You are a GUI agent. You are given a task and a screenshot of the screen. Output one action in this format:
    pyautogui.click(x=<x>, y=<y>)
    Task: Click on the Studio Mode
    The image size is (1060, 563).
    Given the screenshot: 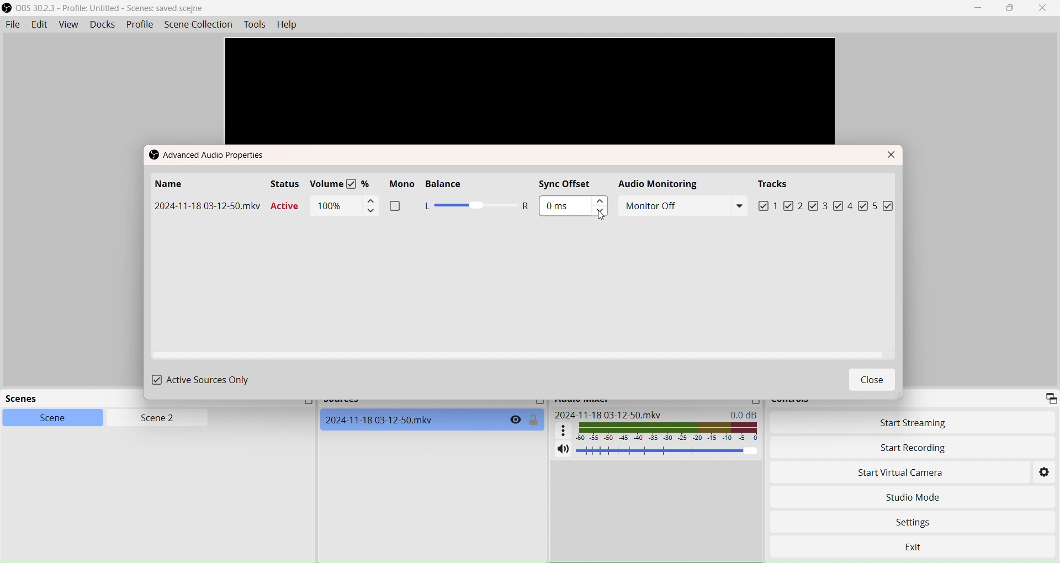 What is the action you would take?
    pyautogui.click(x=912, y=497)
    